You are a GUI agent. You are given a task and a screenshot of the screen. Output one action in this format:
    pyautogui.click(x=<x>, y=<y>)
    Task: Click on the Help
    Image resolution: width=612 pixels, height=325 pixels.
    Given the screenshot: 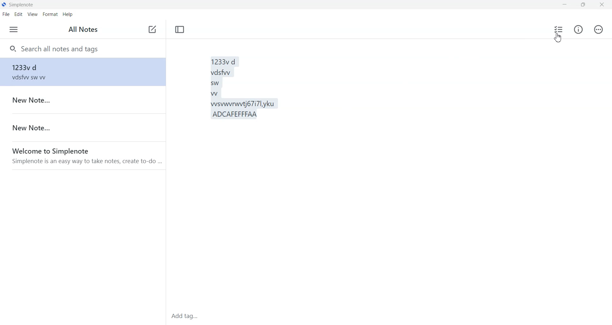 What is the action you would take?
    pyautogui.click(x=68, y=14)
    